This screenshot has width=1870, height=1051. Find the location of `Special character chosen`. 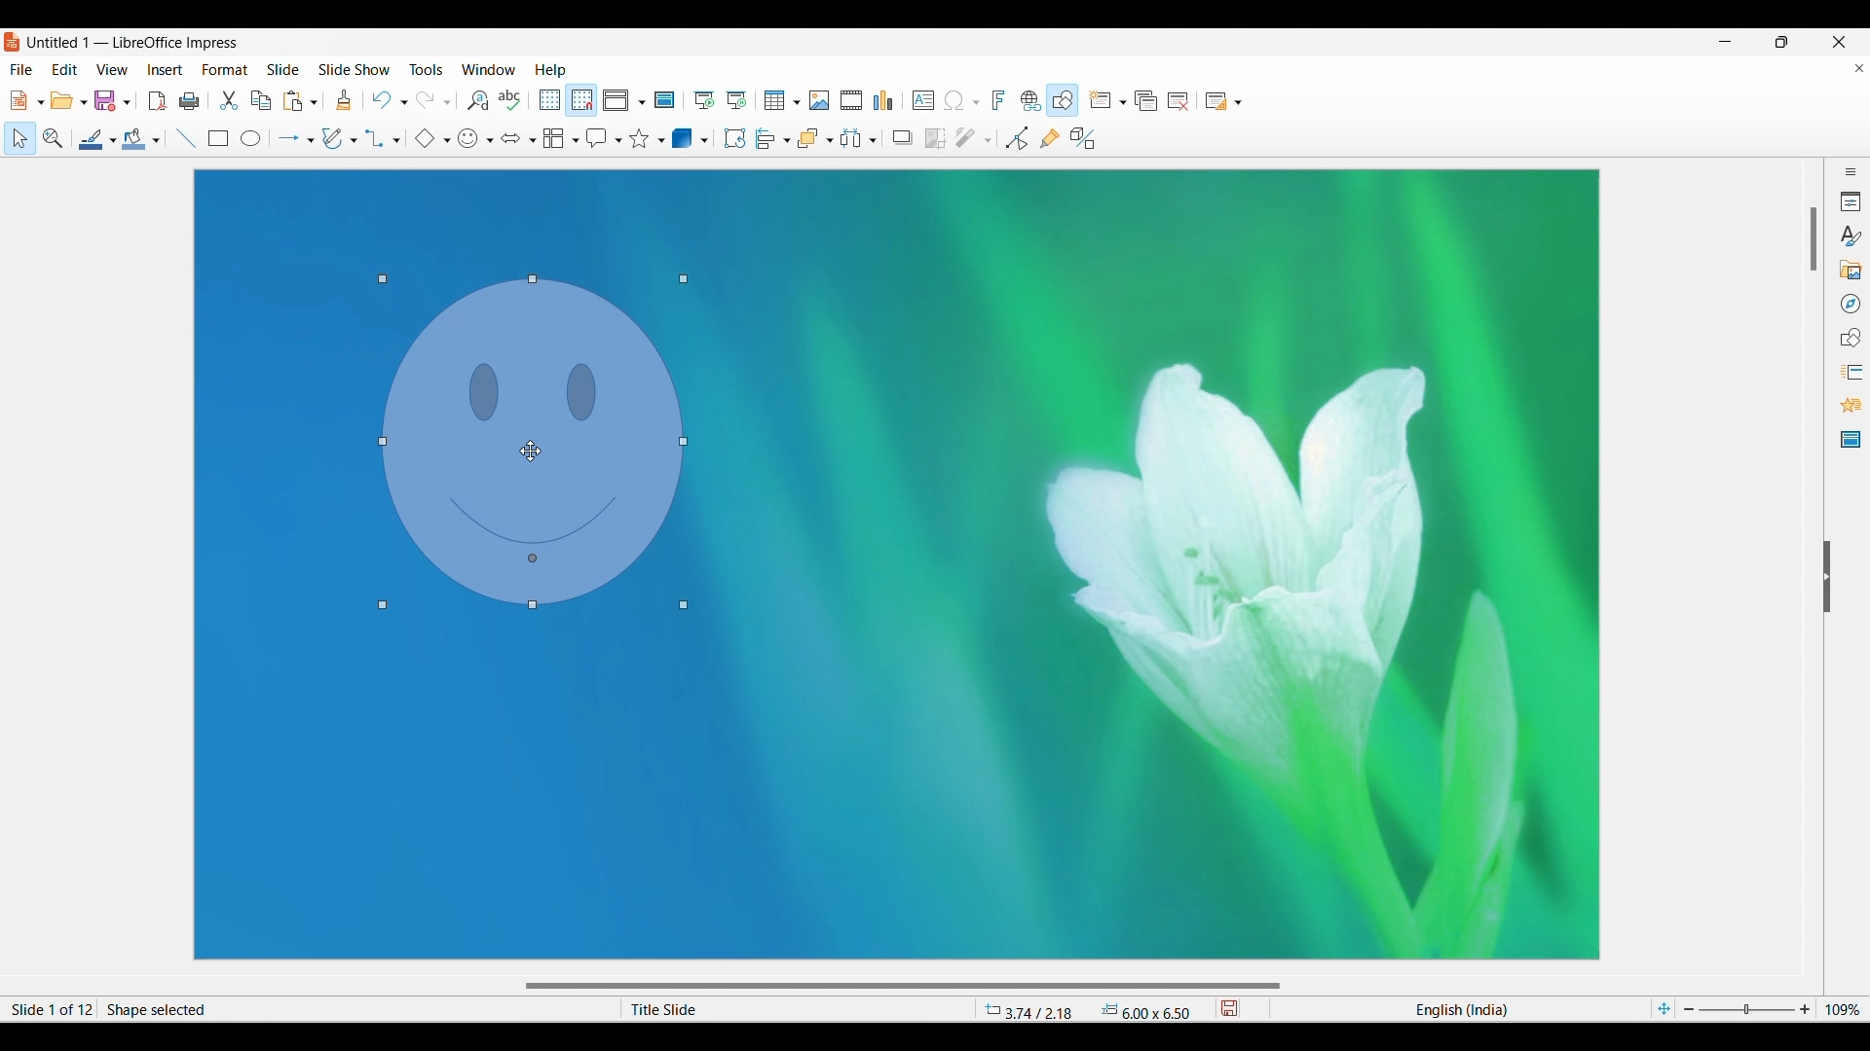

Special character chosen is located at coordinates (954, 101).